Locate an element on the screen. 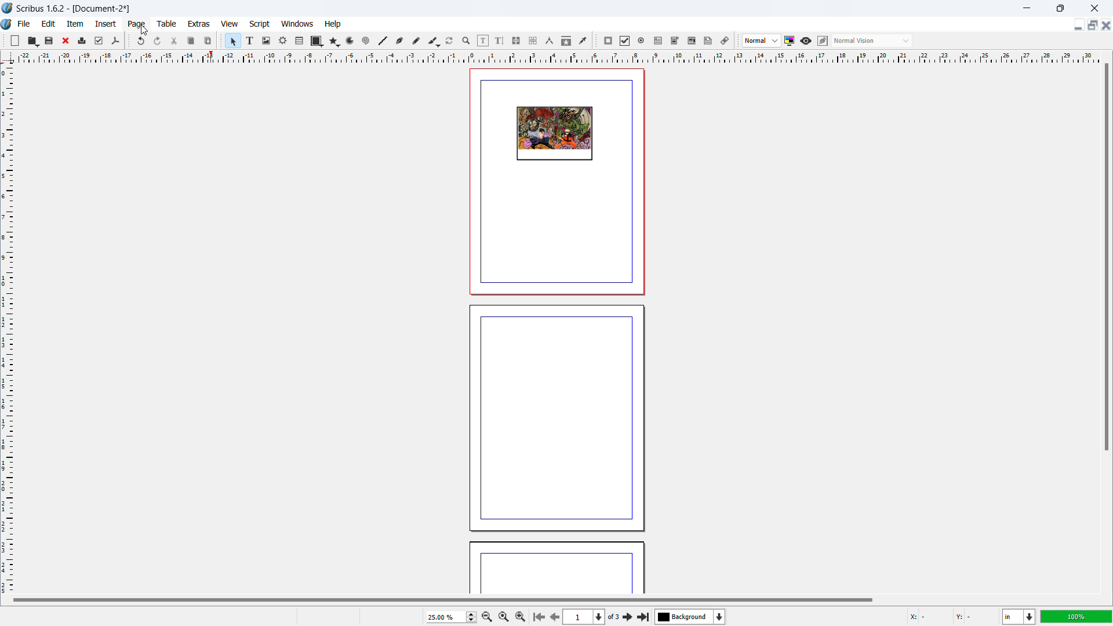  measurement is located at coordinates (549, 41).